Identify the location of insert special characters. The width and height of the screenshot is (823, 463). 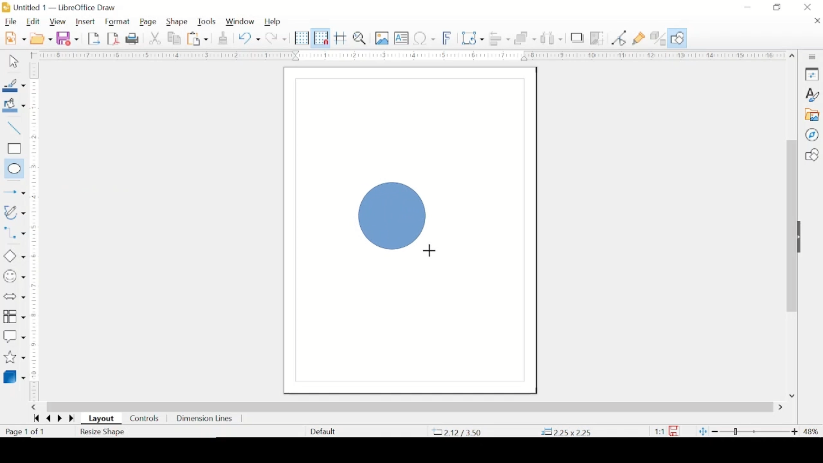
(425, 38).